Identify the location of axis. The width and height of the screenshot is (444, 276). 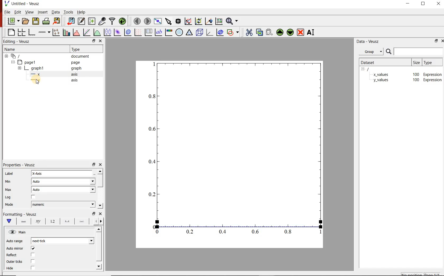
(75, 74).